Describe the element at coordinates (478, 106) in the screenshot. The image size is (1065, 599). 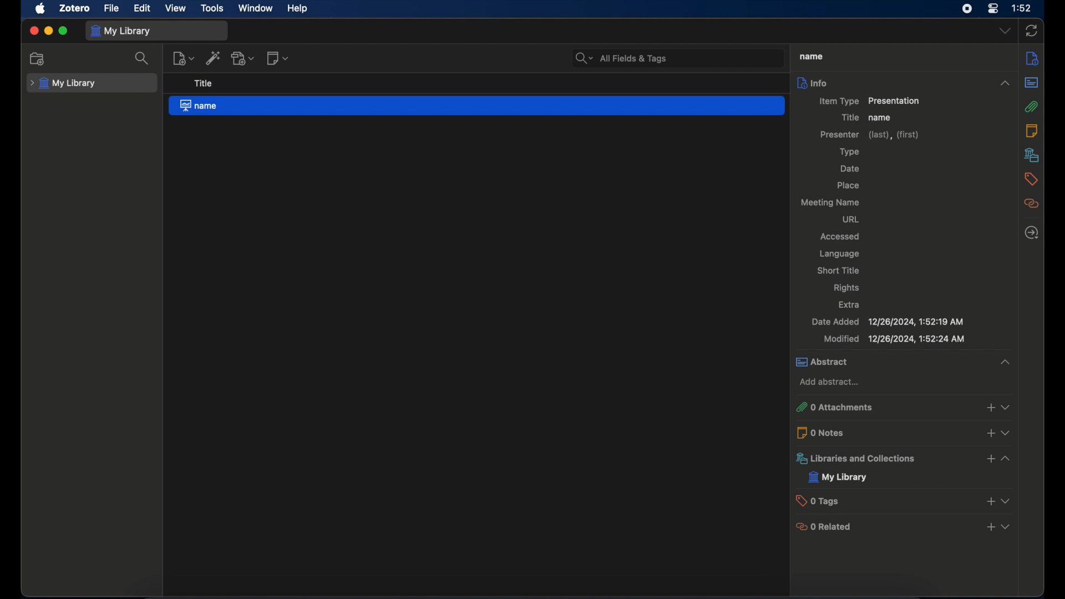
I see `file name` at that location.